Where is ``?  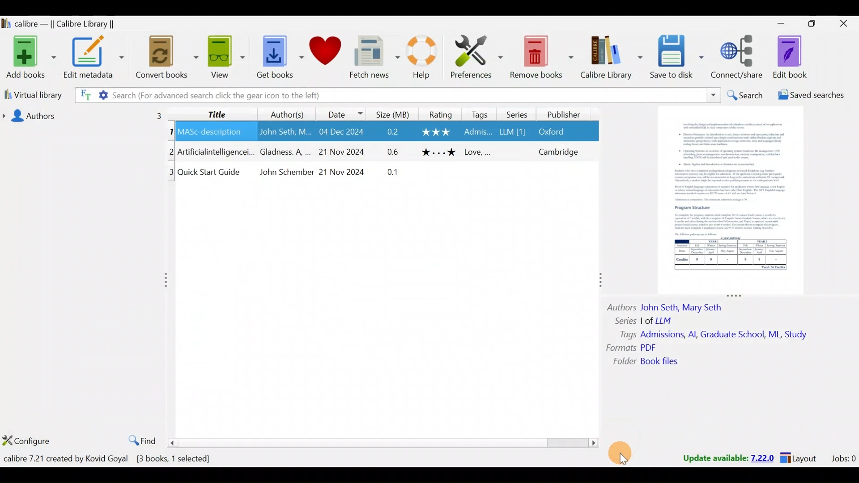  is located at coordinates (394, 151).